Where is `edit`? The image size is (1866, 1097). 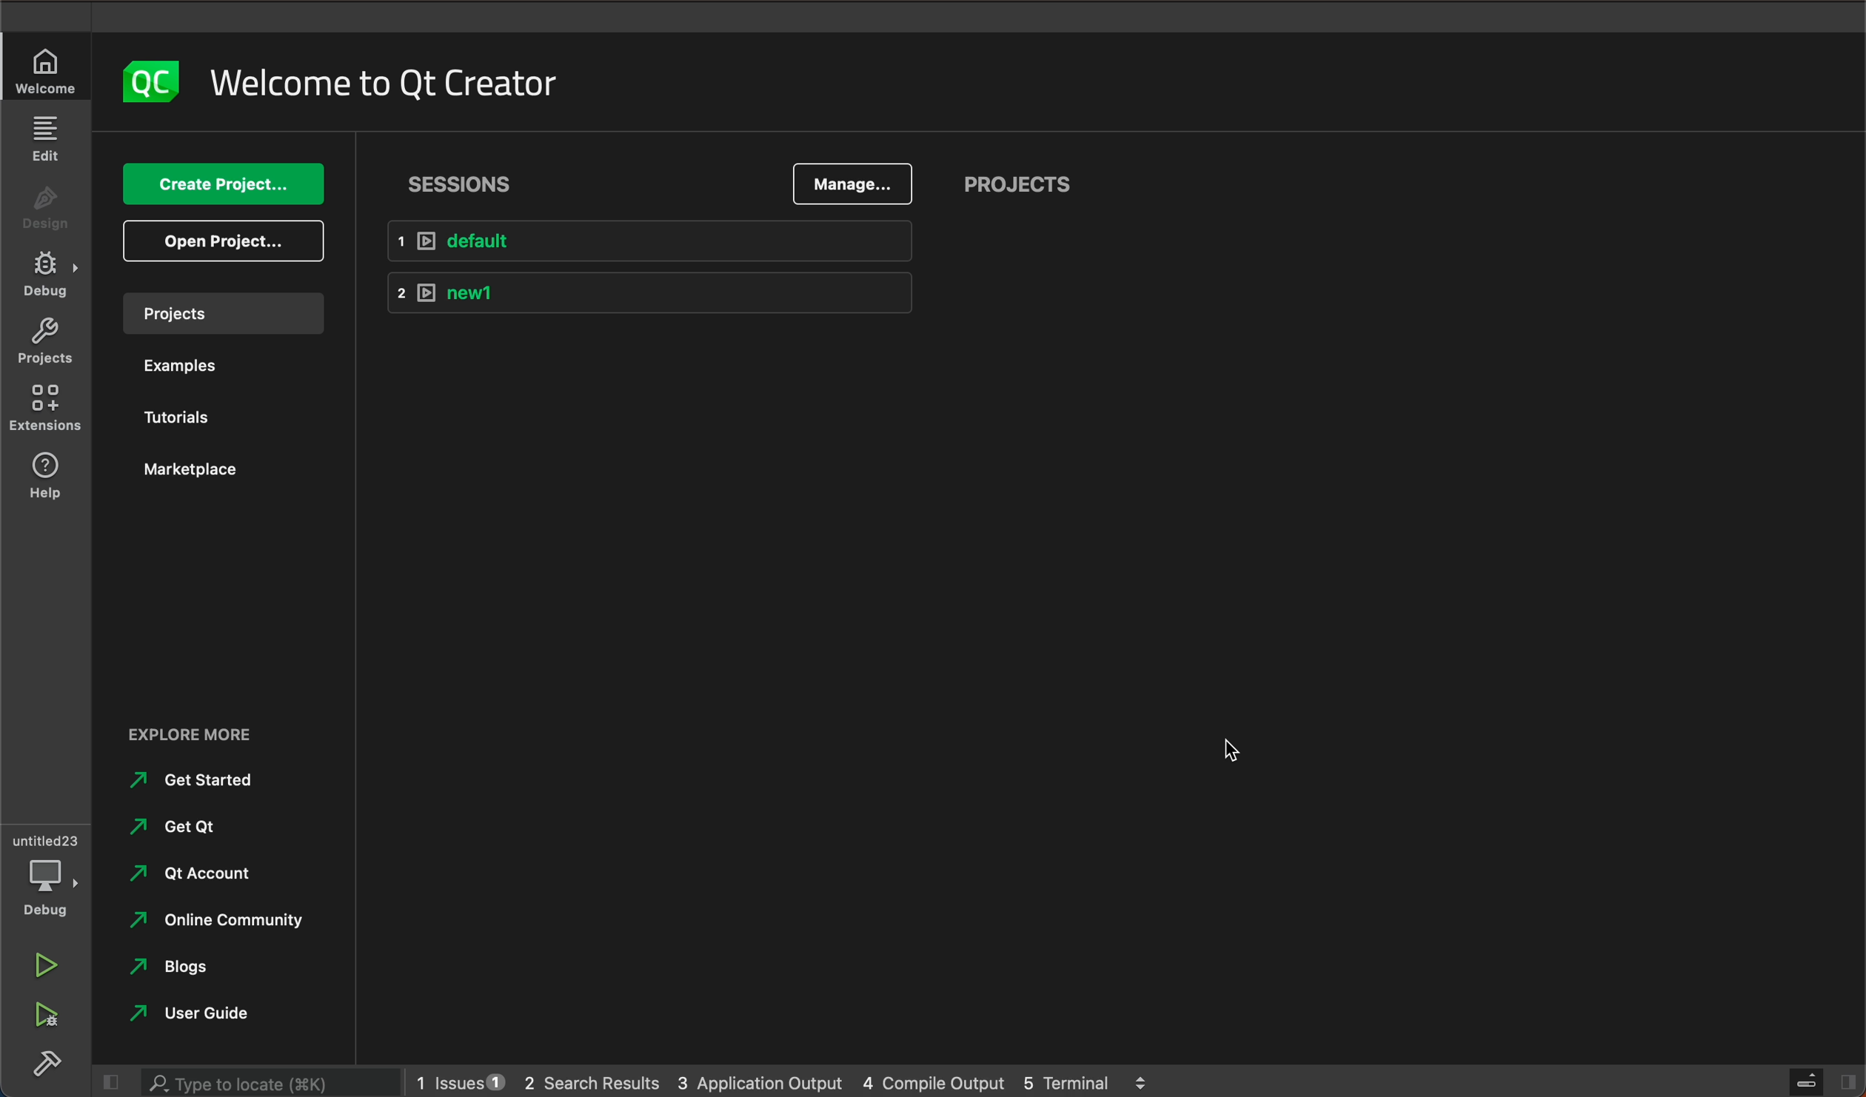 edit is located at coordinates (44, 137).